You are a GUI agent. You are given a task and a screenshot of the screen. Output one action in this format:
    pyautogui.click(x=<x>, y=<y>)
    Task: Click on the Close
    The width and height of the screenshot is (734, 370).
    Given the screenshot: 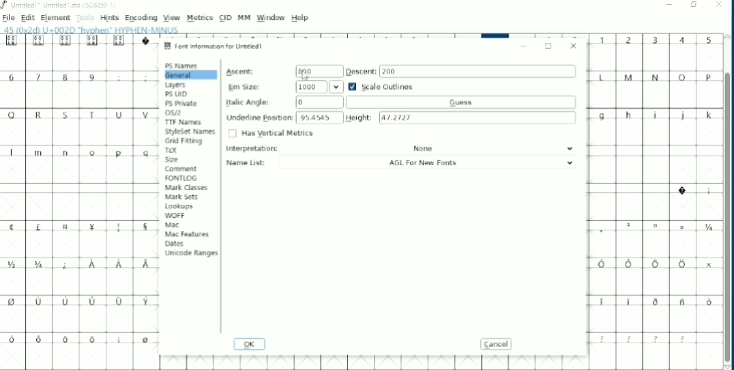 What is the action you would take?
    pyautogui.click(x=719, y=6)
    